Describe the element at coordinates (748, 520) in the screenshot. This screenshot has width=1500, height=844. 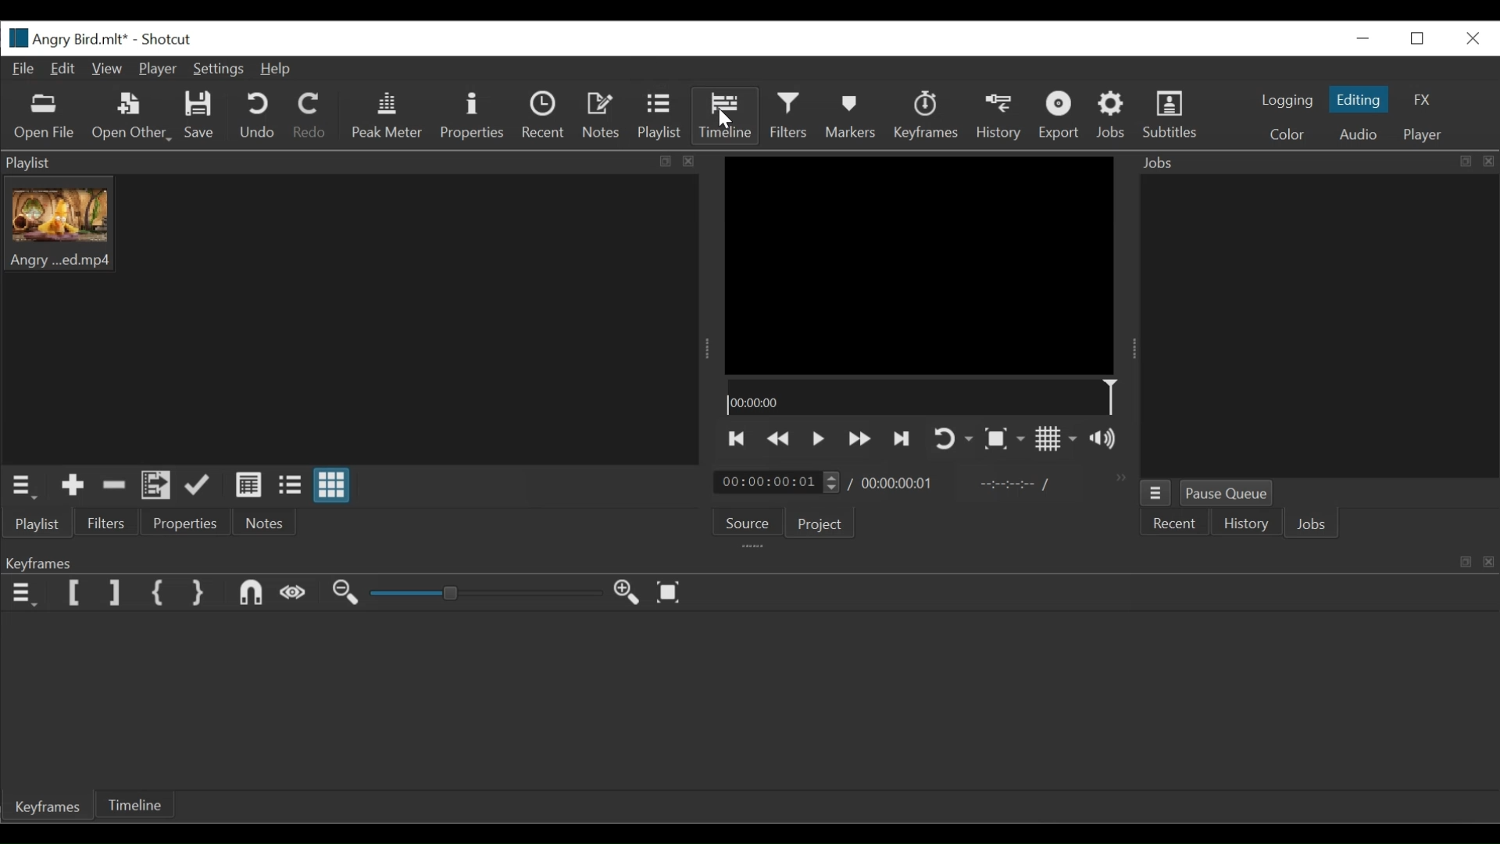
I see `Source` at that location.